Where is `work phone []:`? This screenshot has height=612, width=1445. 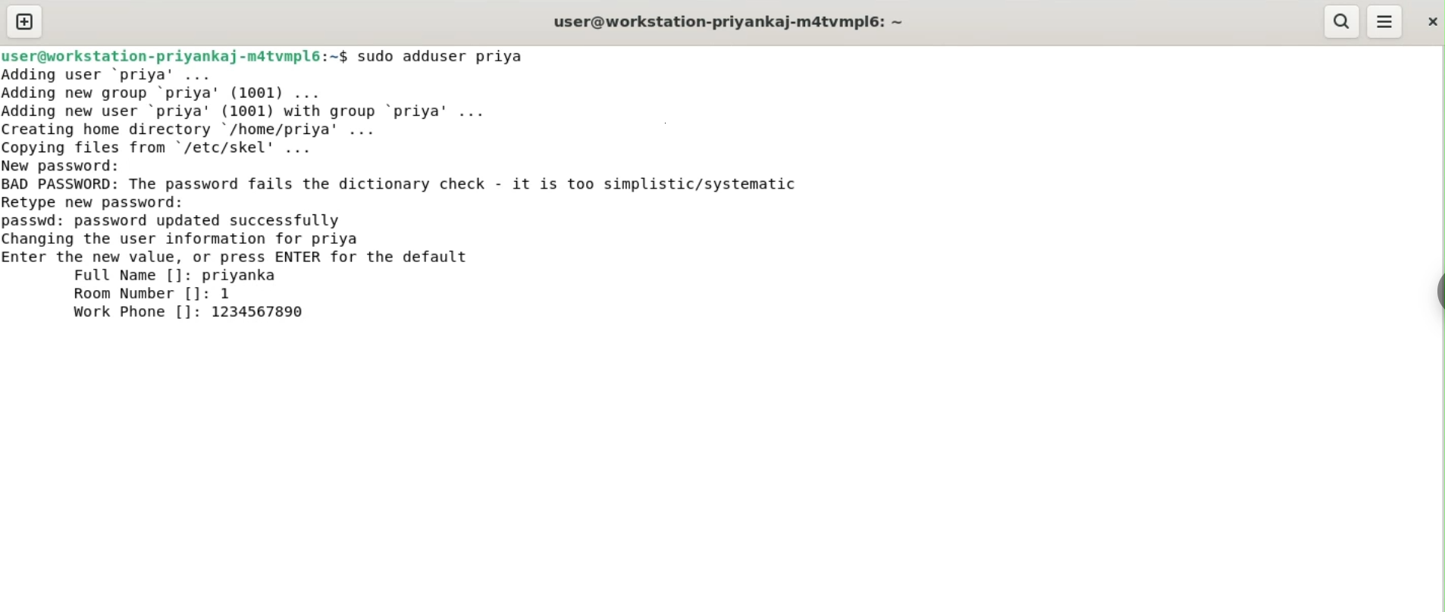
work phone []: is located at coordinates (130, 315).